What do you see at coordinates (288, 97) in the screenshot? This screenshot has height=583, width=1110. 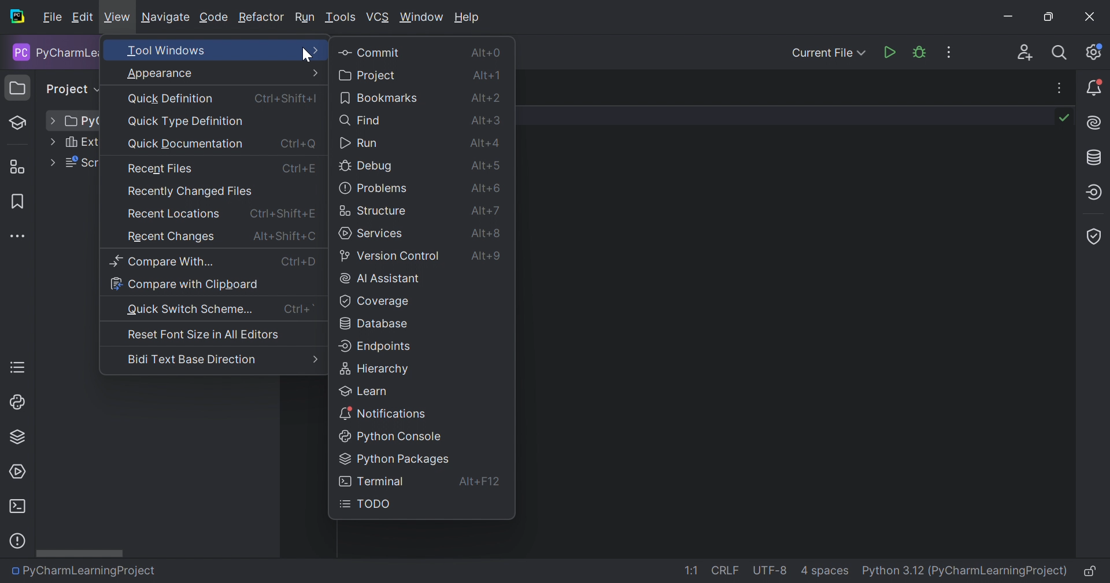 I see `Ctrl+Shift+|` at bounding box center [288, 97].